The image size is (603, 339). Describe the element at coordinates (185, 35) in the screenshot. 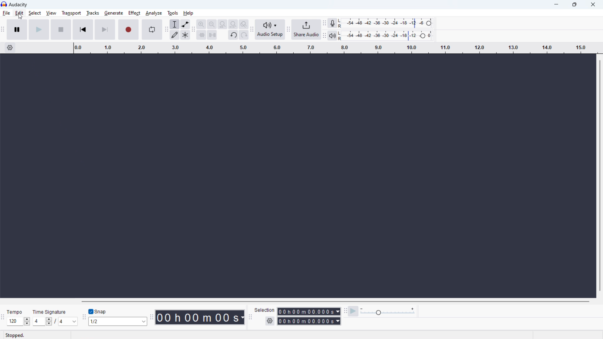

I see `multi tool` at that location.